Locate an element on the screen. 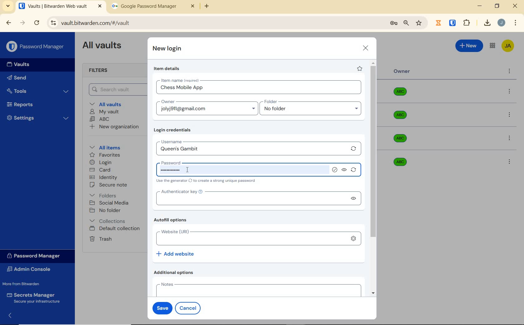  open tab is located at coordinates (60, 6).